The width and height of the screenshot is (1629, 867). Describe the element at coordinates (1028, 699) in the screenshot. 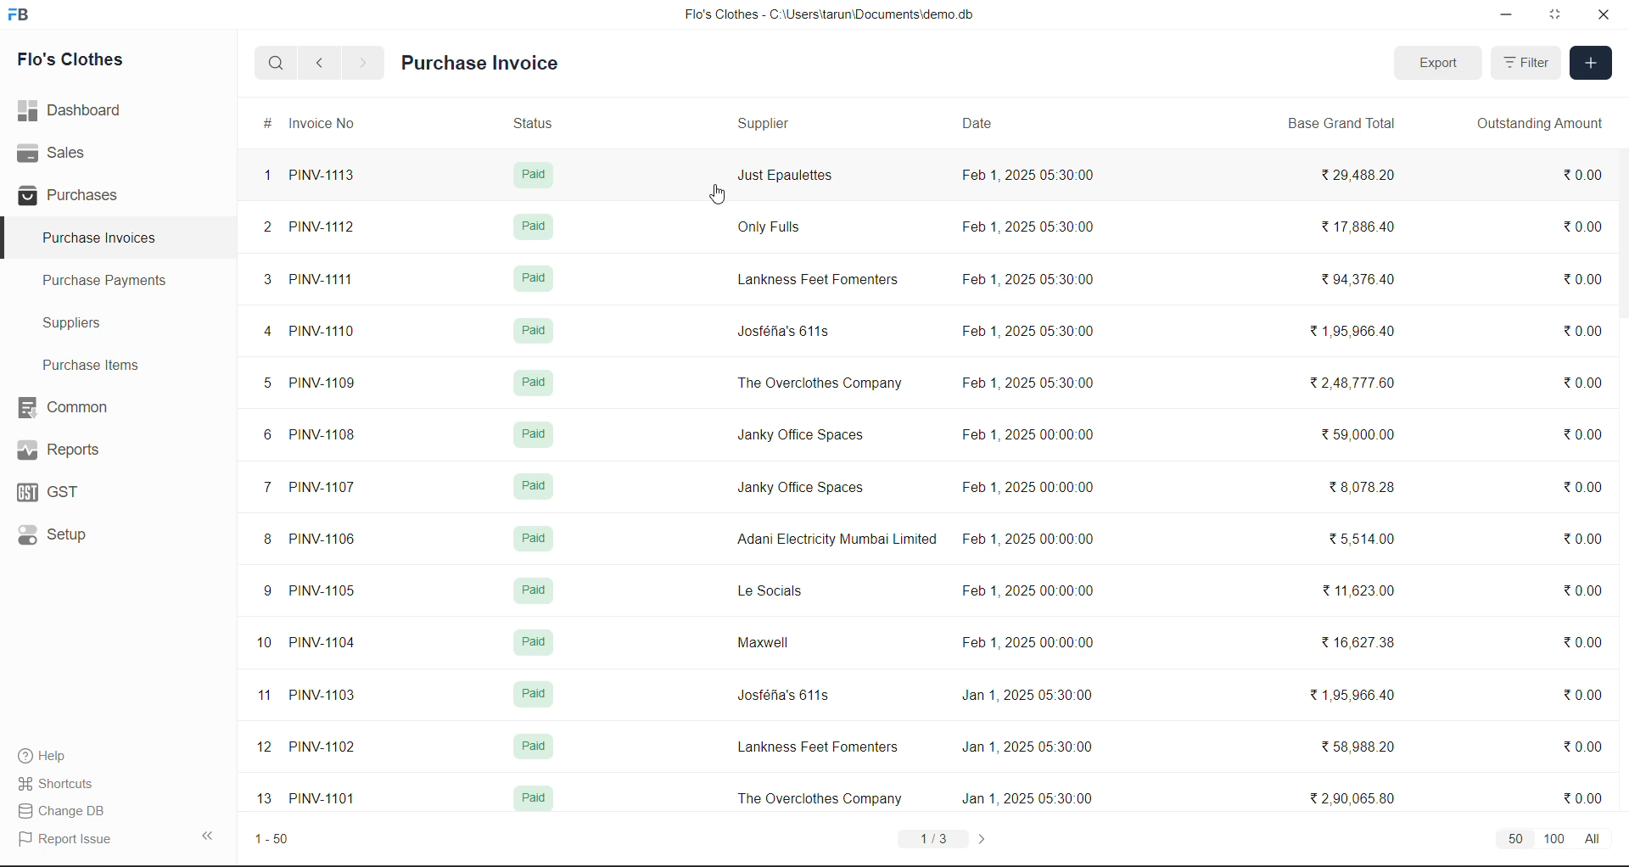

I see `Jan 1, 2025 05:30:00` at that location.